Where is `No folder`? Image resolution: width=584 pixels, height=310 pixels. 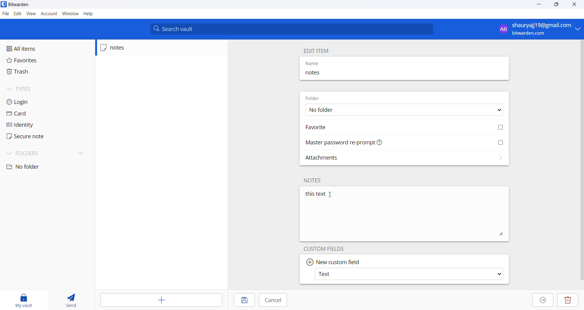 No folder is located at coordinates (403, 111).